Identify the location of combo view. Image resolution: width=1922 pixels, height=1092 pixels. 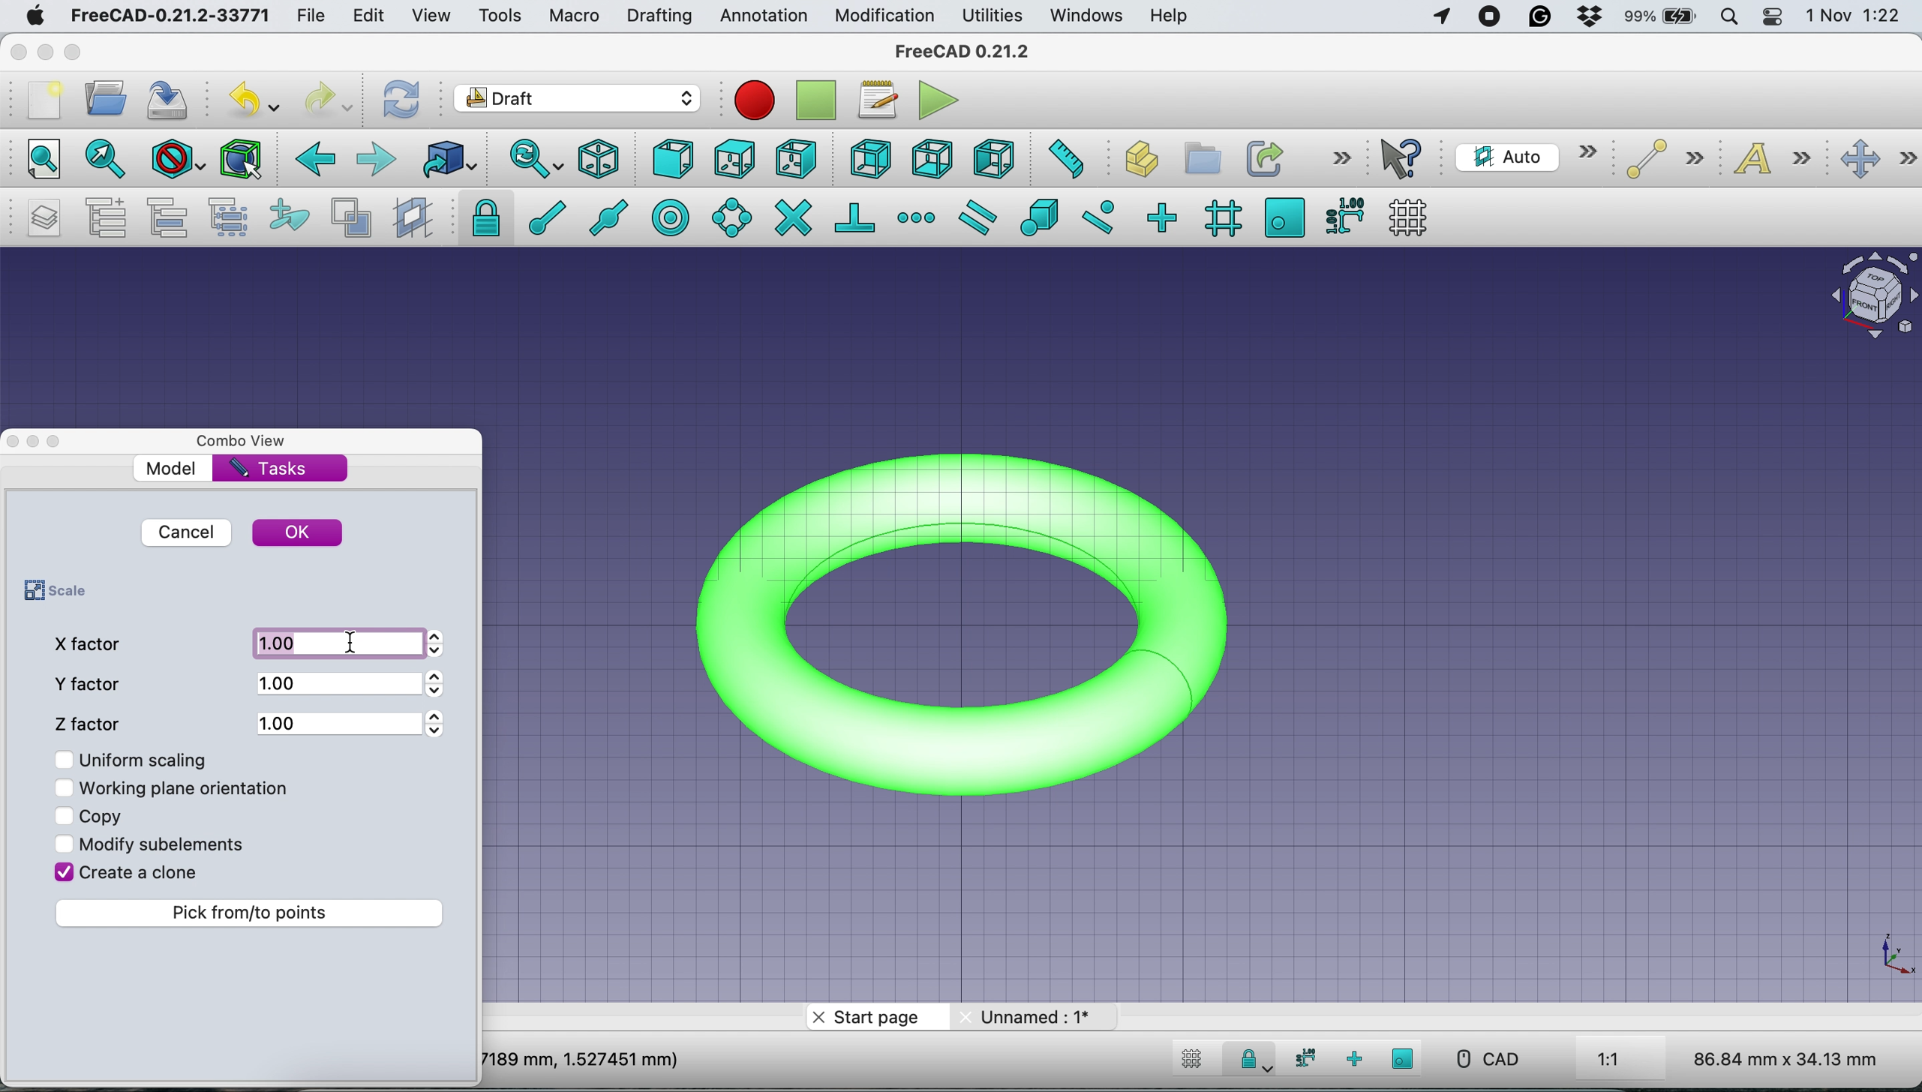
(251, 442).